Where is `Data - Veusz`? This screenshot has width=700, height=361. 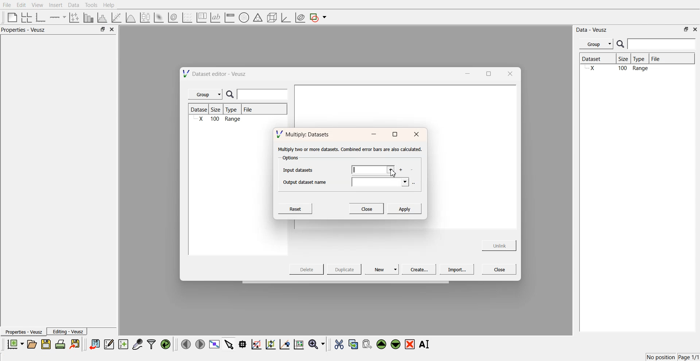
Data - Veusz is located at coordinates (592, 30).